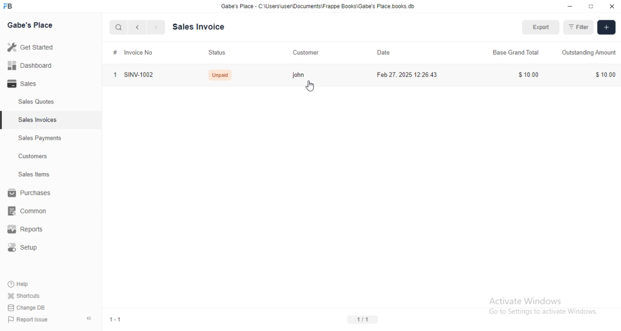 This screenshot has height=331, width=621. I want to click on change DB, so click(26, 308).